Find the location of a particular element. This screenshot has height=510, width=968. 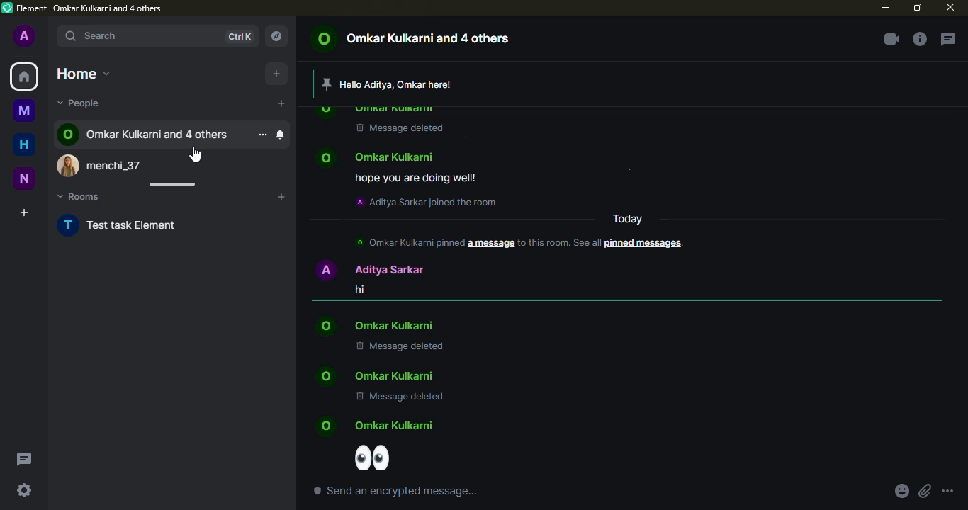

message deleted is located at coordinates (400, 347).